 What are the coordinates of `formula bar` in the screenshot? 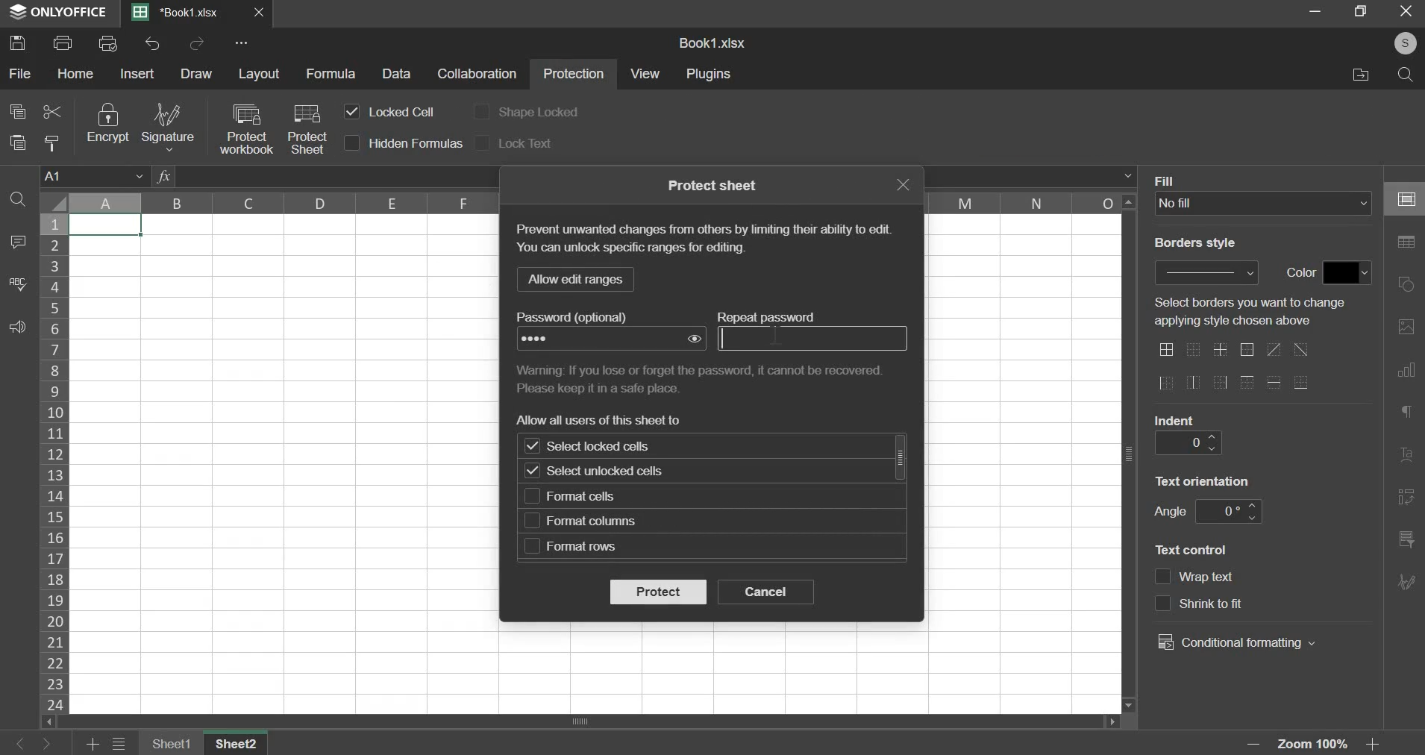 It's located at (1127, 175).